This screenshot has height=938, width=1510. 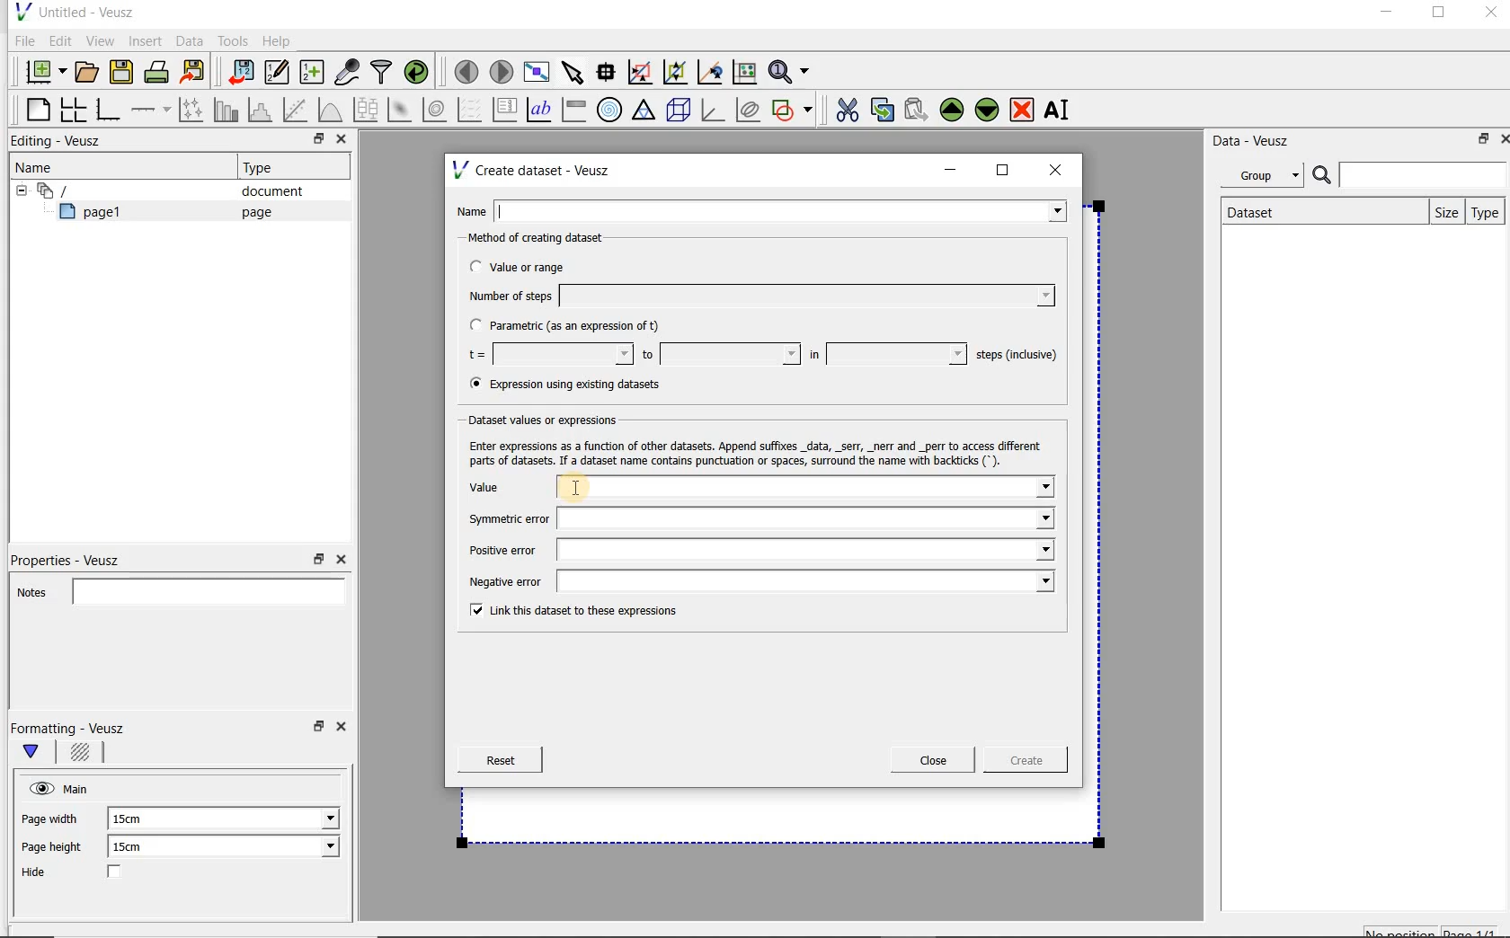 What do you see at coordinates (420, 73) in the screenshot?
I see `reload linked datasets` at bounding box center [420, 73].